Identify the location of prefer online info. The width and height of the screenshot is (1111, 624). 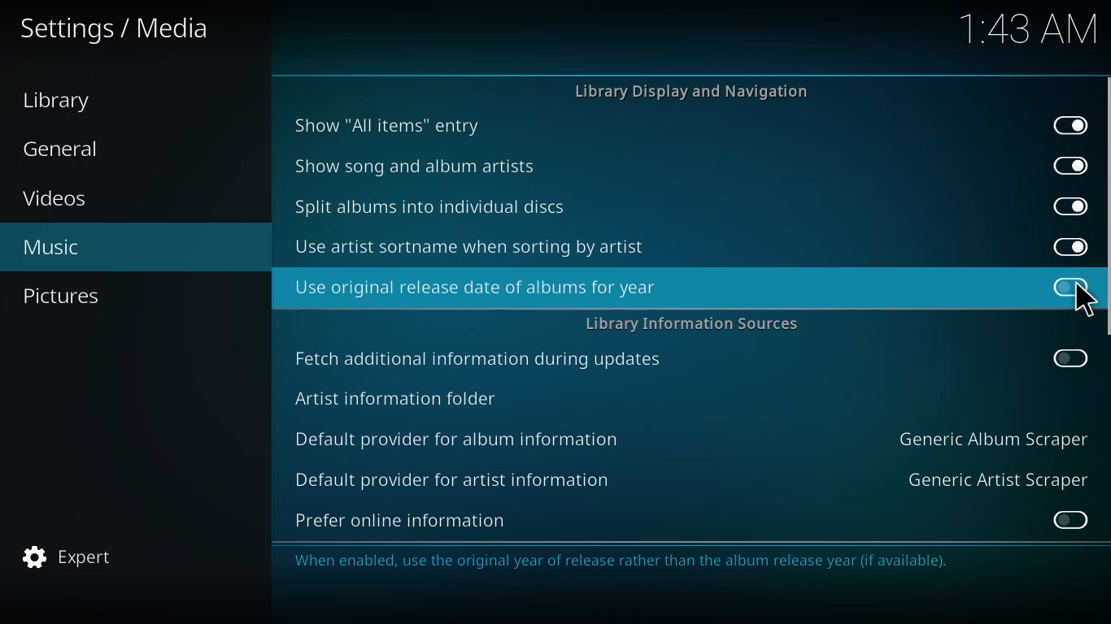
(401, 520).